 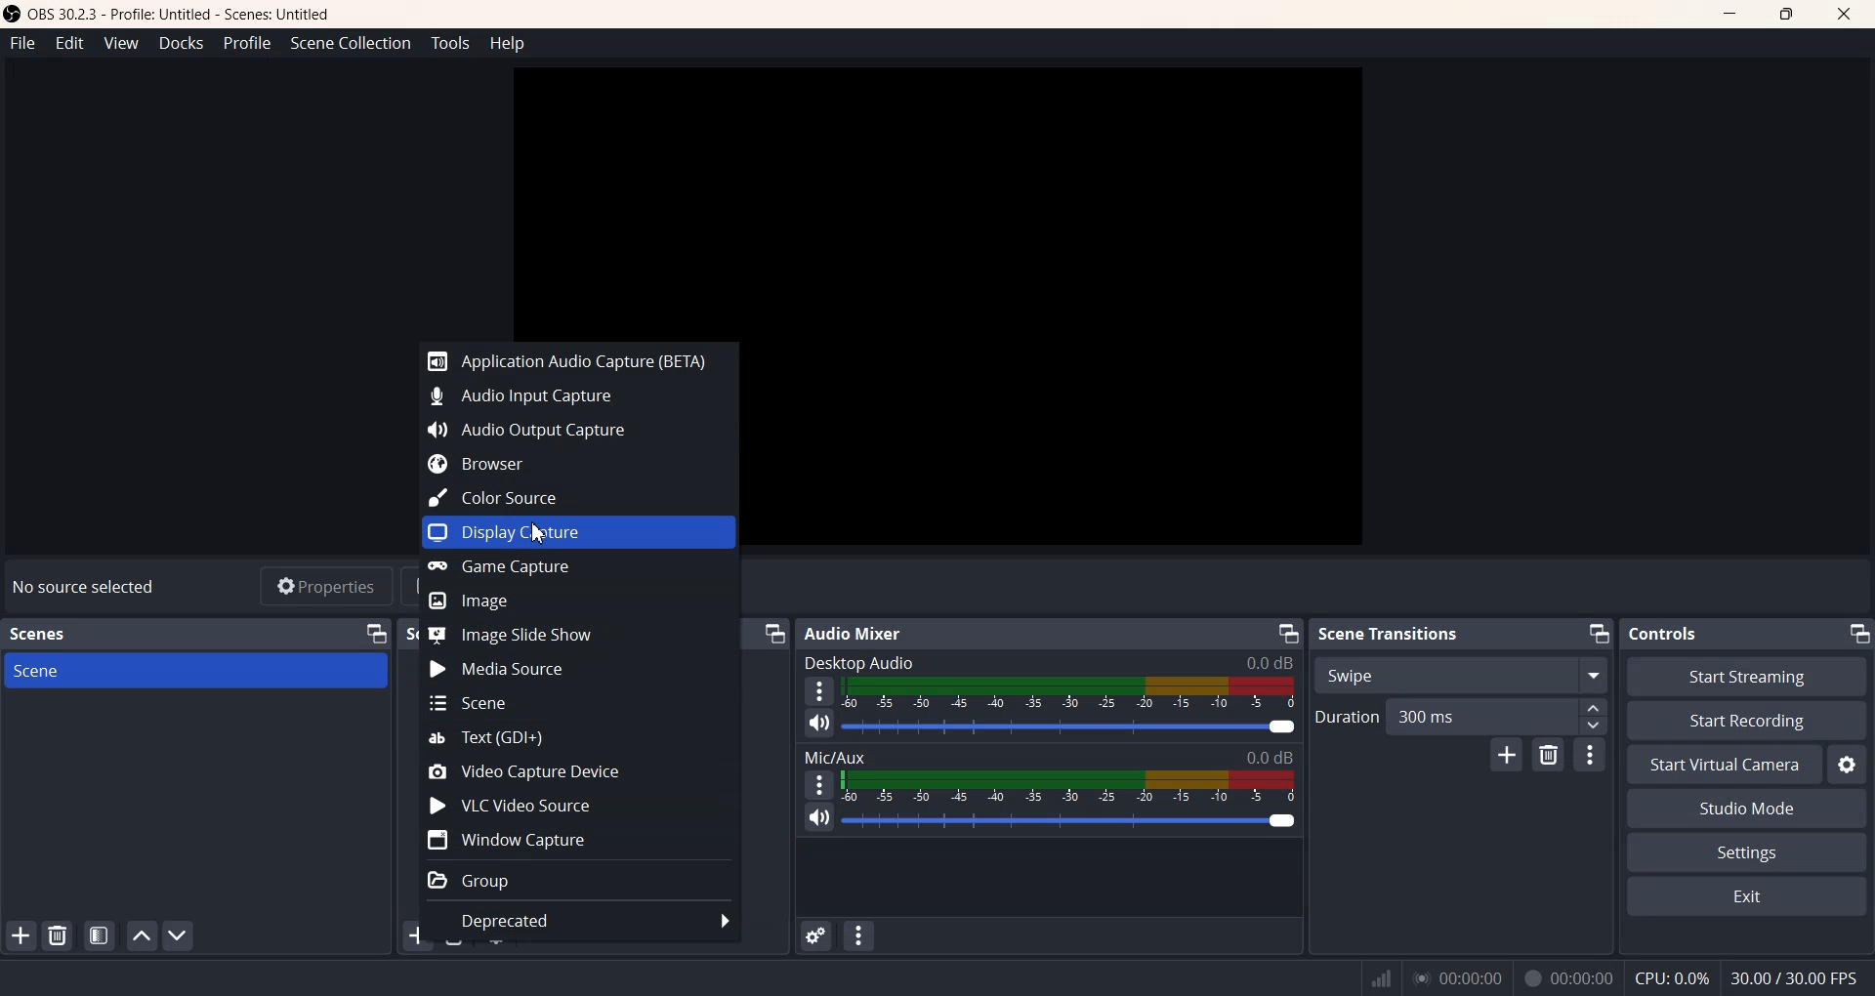 What do you see at coordinates (1750, 676) in the screenshot?
I see `Start Streaming` at bounding box center [1750, 676].